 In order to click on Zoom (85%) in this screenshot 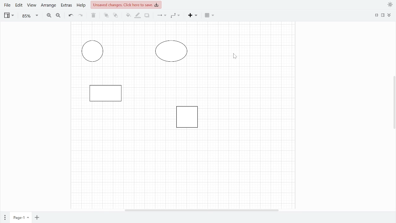, I will do `click(30, 16)`.